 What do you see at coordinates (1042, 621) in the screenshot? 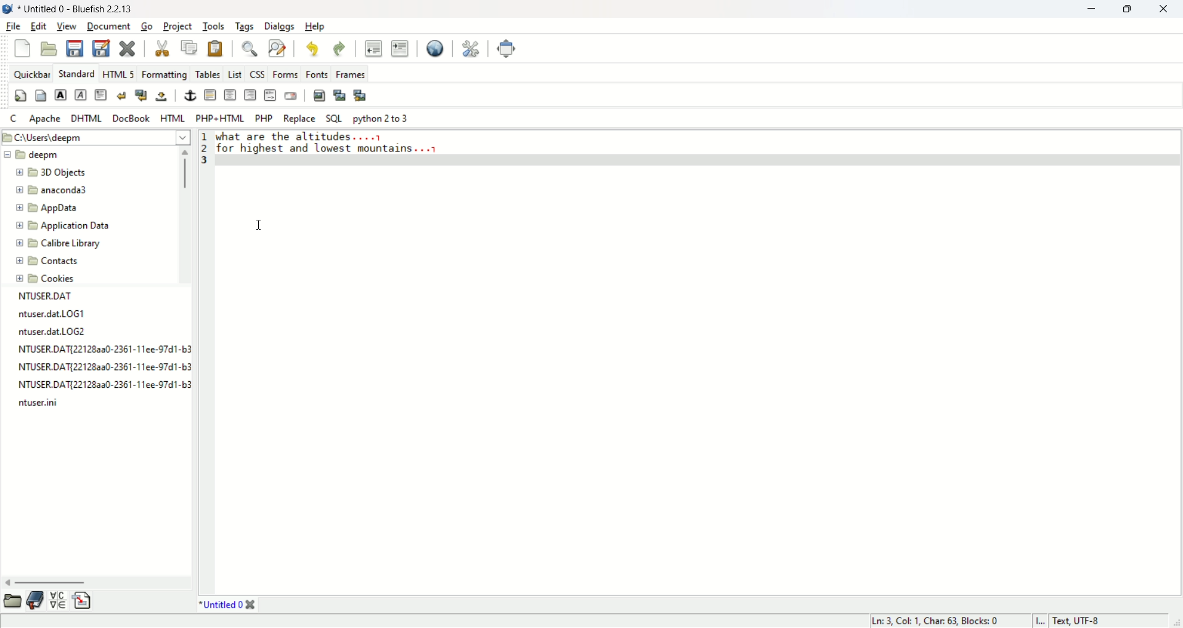
I see `I` at bounding box center [1042, 621].